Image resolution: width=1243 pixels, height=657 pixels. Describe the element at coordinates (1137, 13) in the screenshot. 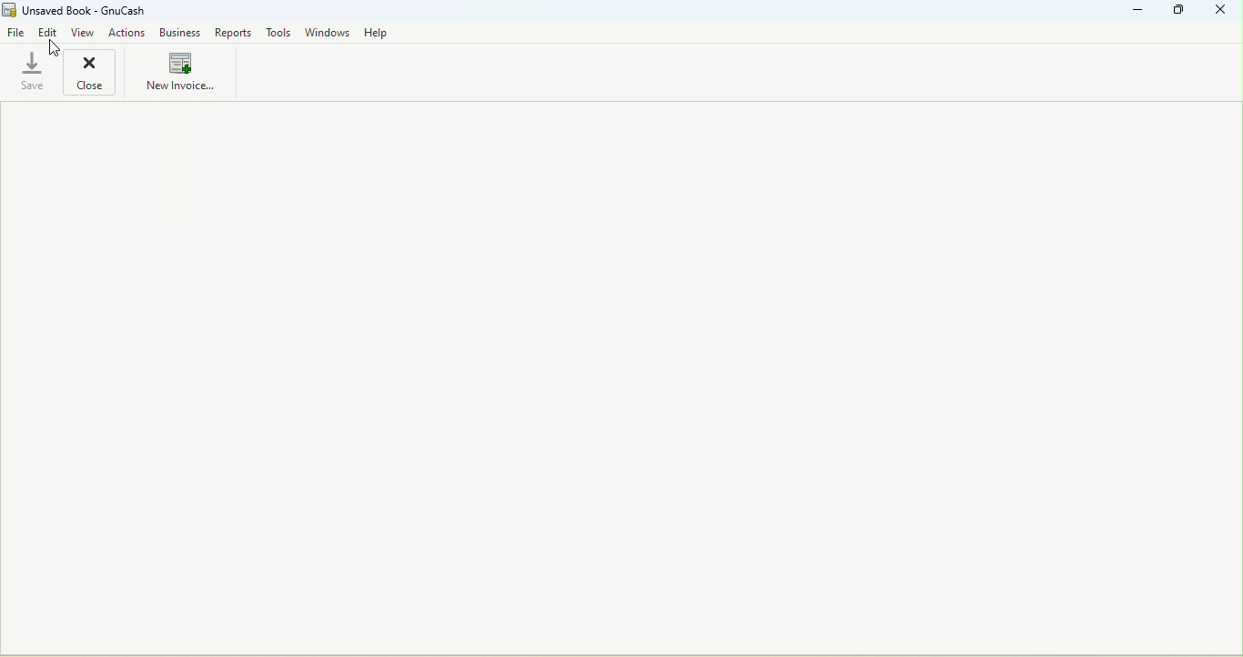

I see `Minimize` at that location.